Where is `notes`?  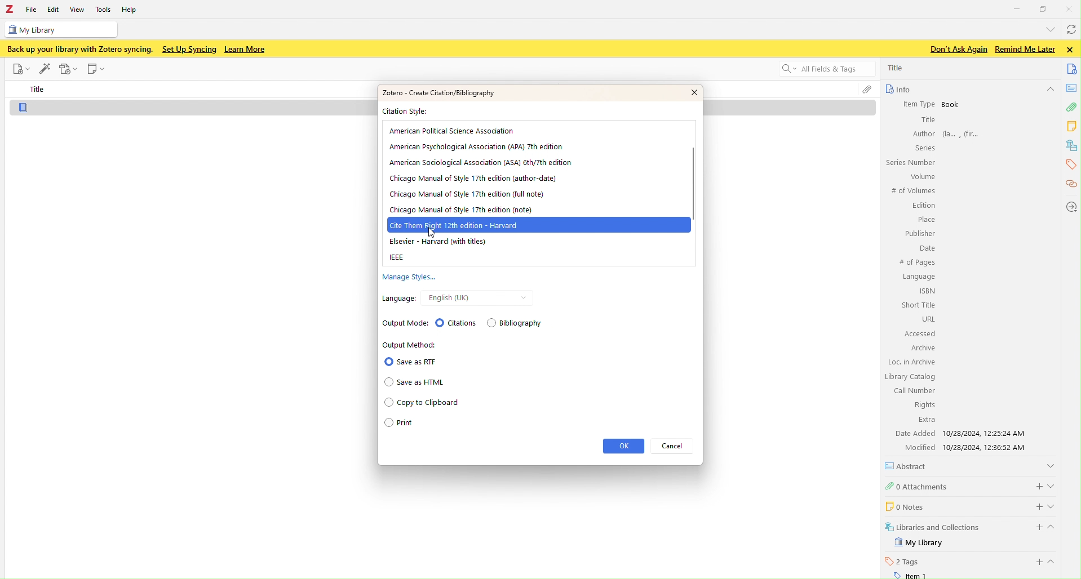
notes is located at coordinates (1073, 88).